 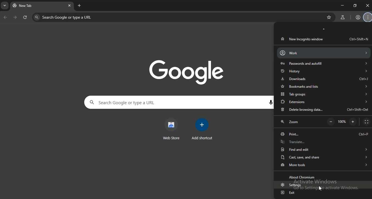 I want to click on search google or type a url, so click(x=146, y=103).